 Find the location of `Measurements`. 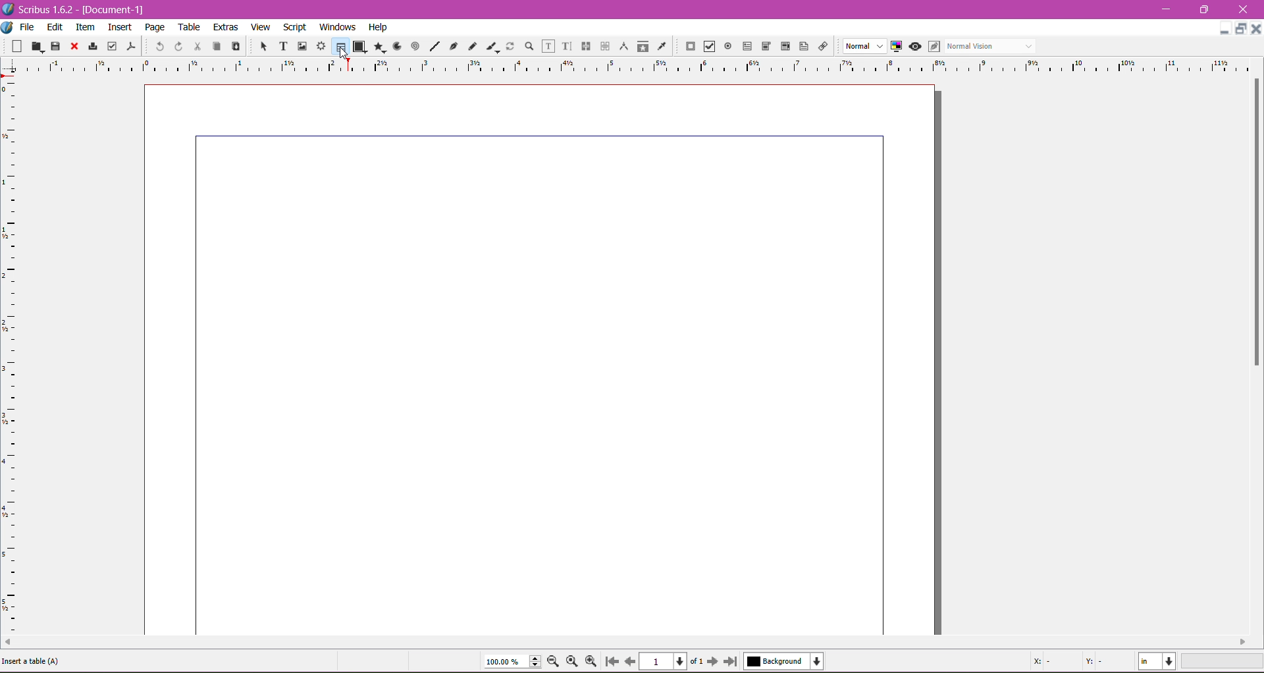

Measurements is located at coordinates (622, 47).